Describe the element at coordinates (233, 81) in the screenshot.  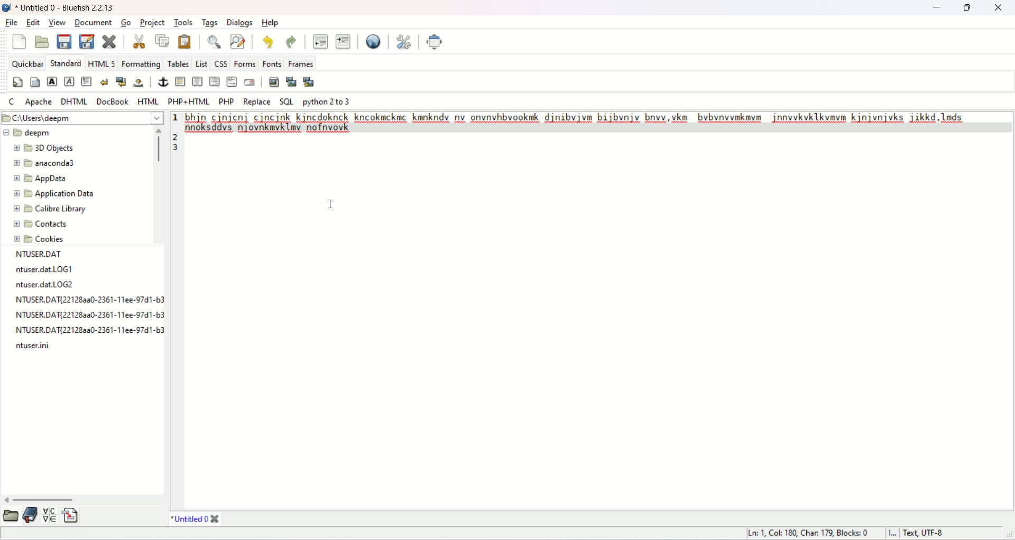
I see `HTML comment` at that location.